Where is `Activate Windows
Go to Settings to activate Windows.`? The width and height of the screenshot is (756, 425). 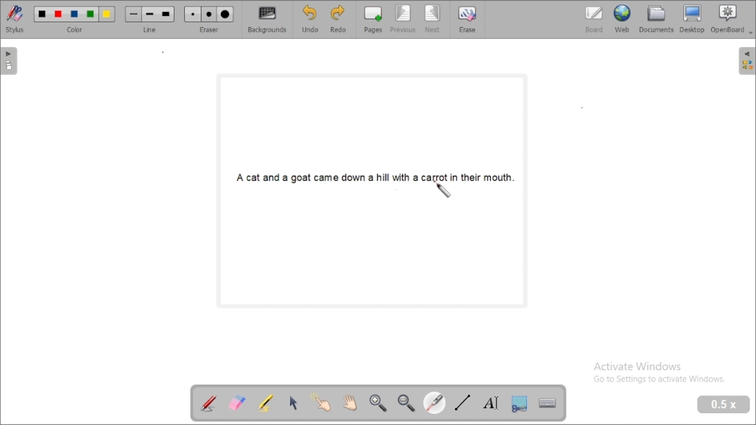
Activate Windows
Go to Settings to activate Windows. is located at coordinates (660, 374).